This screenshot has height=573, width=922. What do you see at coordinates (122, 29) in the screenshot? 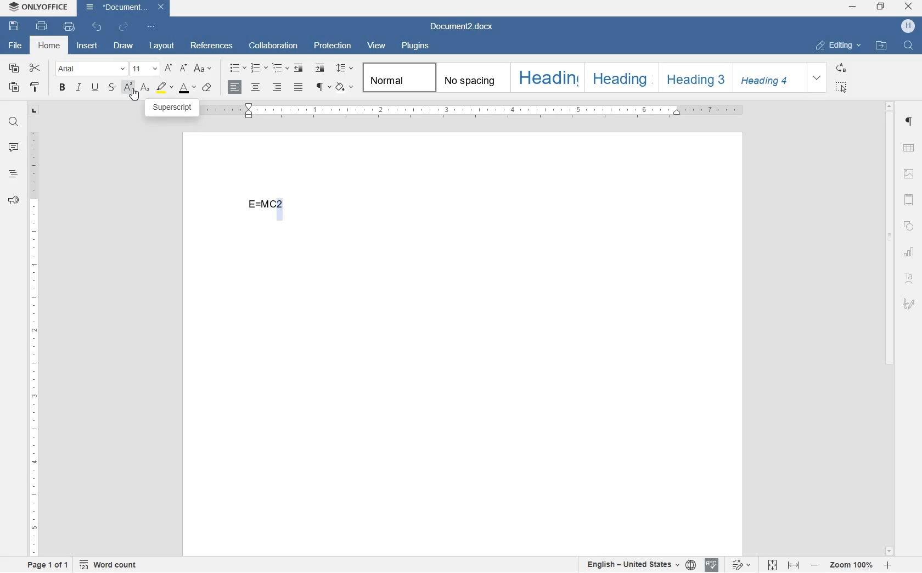
I see `redo` at bounding box center [122, 29].